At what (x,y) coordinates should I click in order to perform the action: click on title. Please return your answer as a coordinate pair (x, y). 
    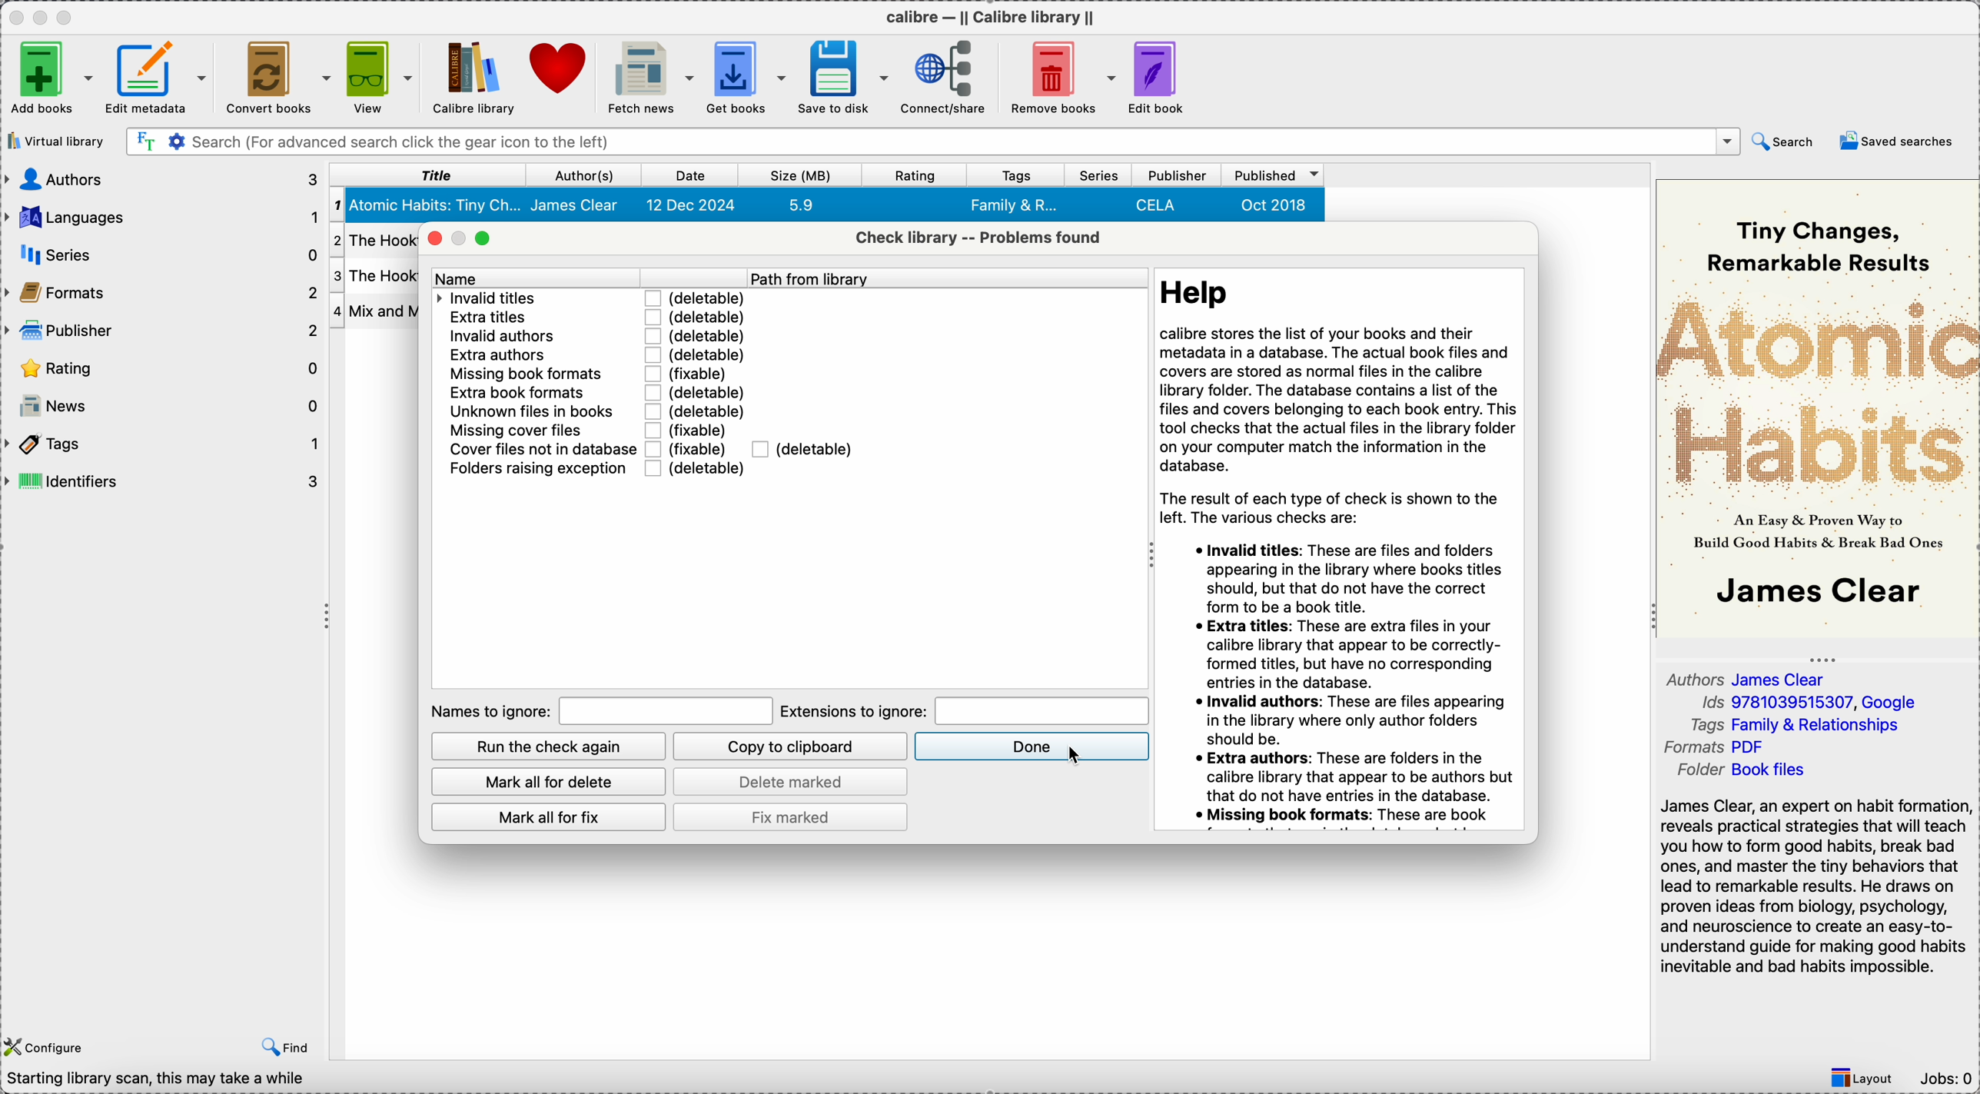
    Looking at the image, I should click on (426, 175).